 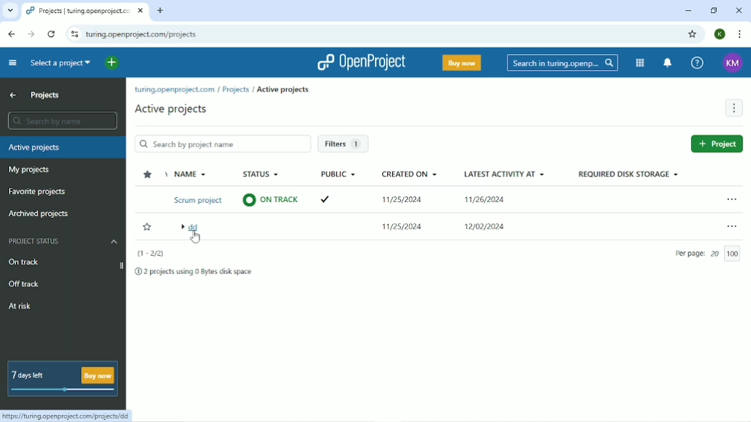 What do you see at coordinates (357, 62) in the screenshot?
I see `OpenProject` at bounding box center [357, 62].